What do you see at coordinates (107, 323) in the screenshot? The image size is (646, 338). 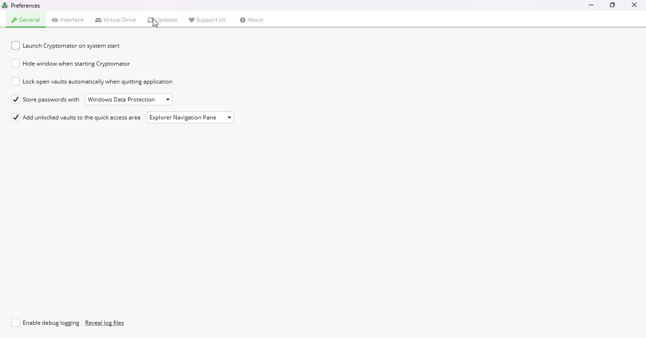 I see `reveal log files` at bounding box center [107, 323].